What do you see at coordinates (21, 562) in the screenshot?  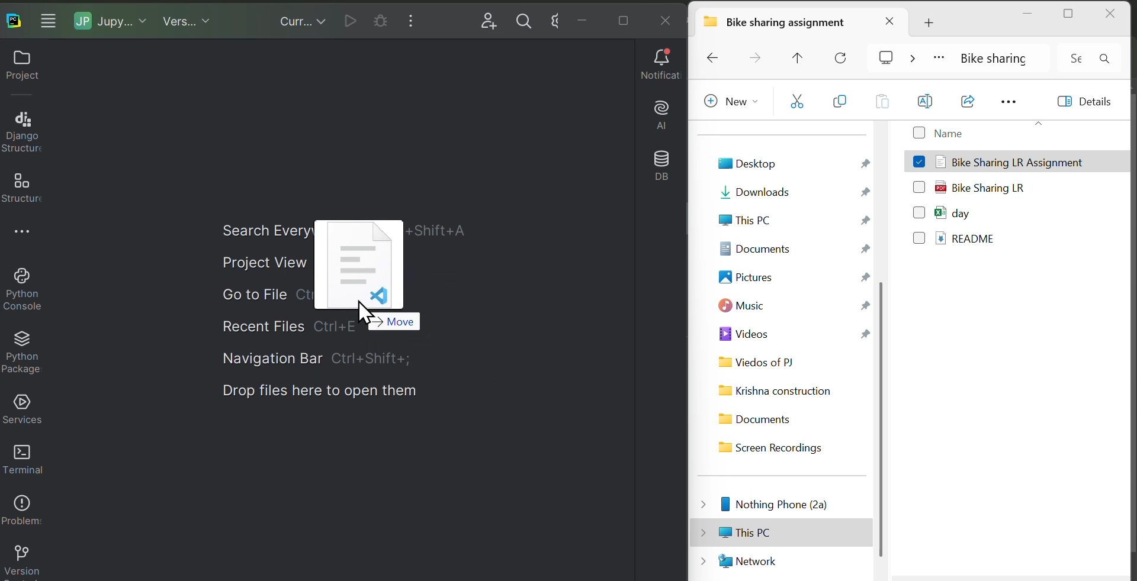 I see `Version control` at bounding box center [21, 562].